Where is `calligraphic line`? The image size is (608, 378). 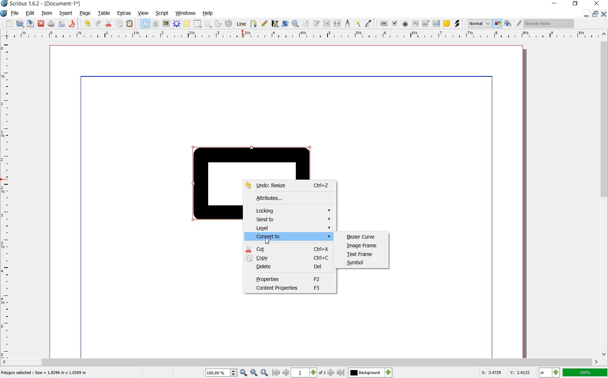 calligraphic line is located at coordinates (275, 24).